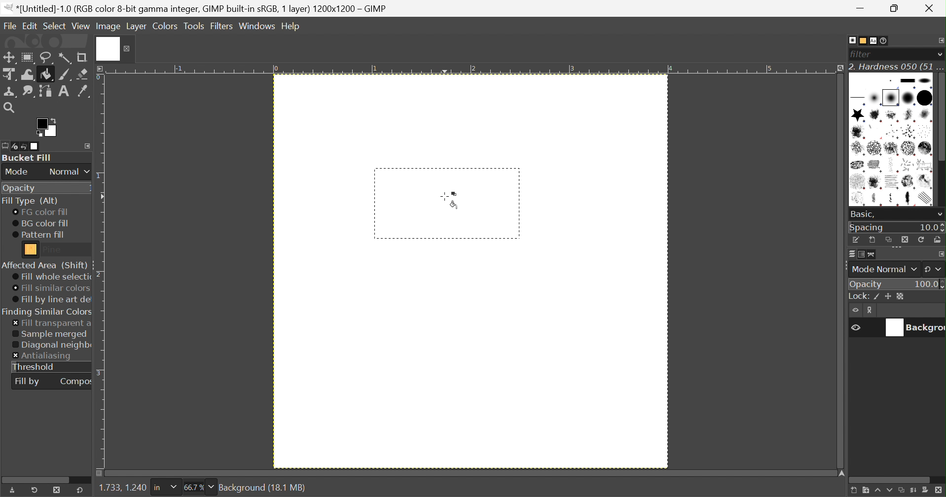  I want to click on 3, so click(101, 372).